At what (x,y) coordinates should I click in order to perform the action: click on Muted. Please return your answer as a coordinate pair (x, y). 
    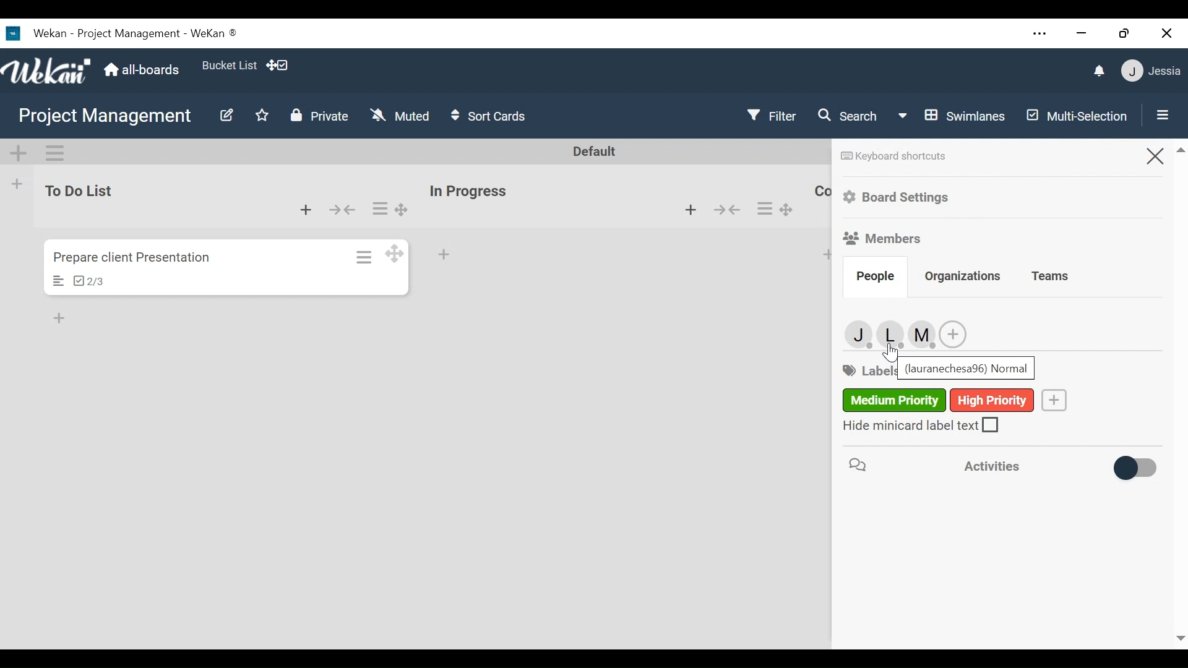
    Looking at the image, I should click on (400, 115).